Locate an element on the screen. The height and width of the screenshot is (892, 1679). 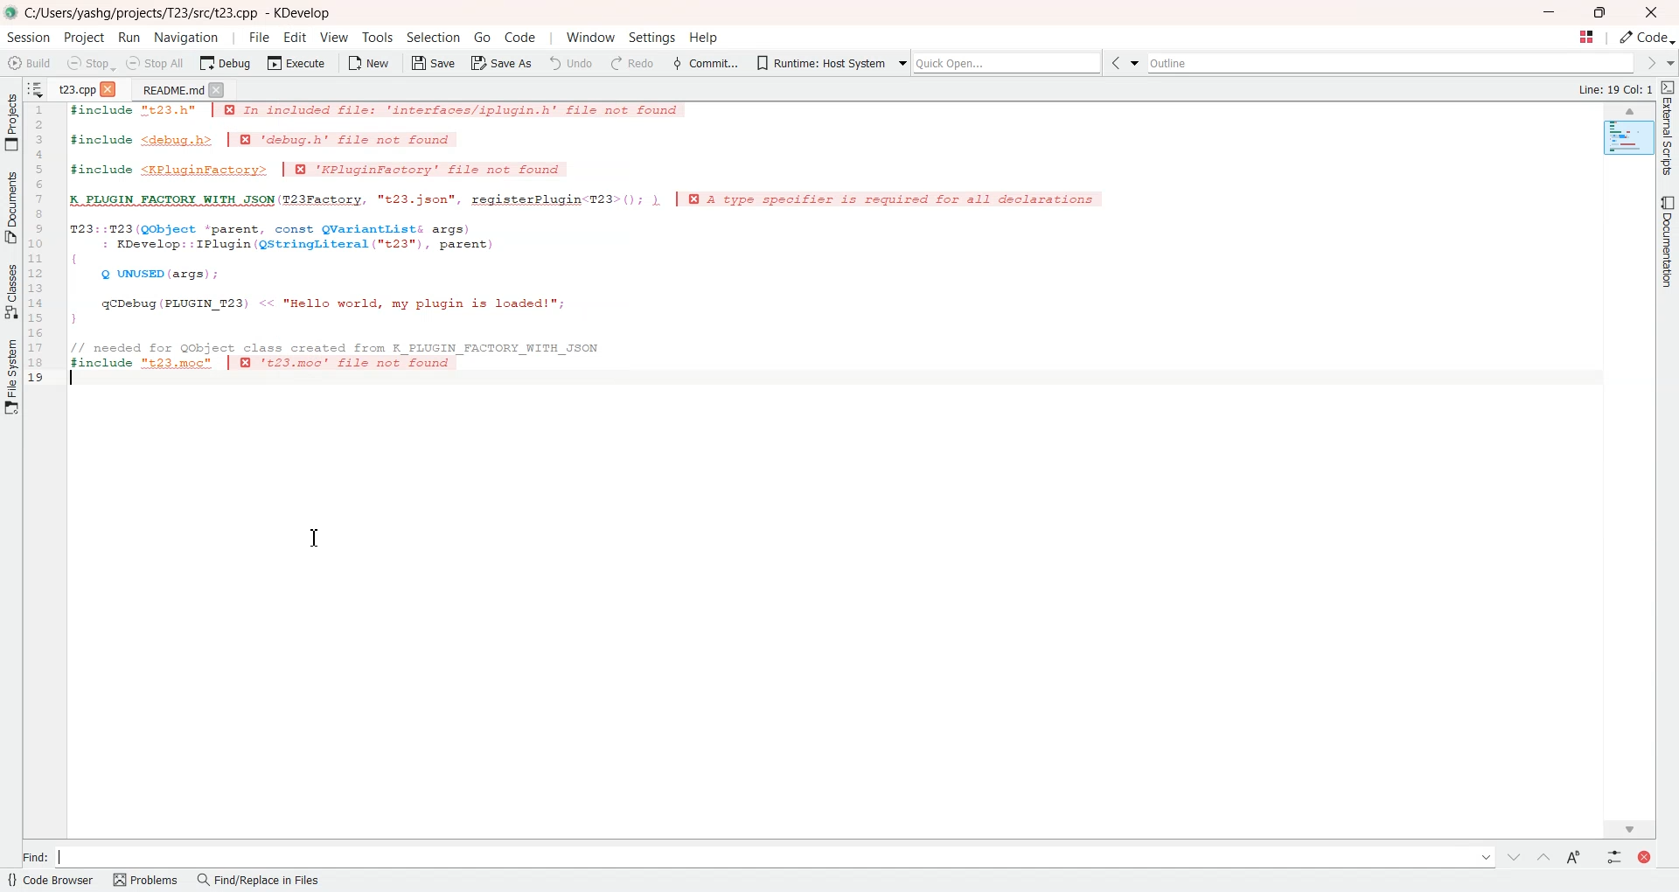
Close is located at coordinates (111, 87).